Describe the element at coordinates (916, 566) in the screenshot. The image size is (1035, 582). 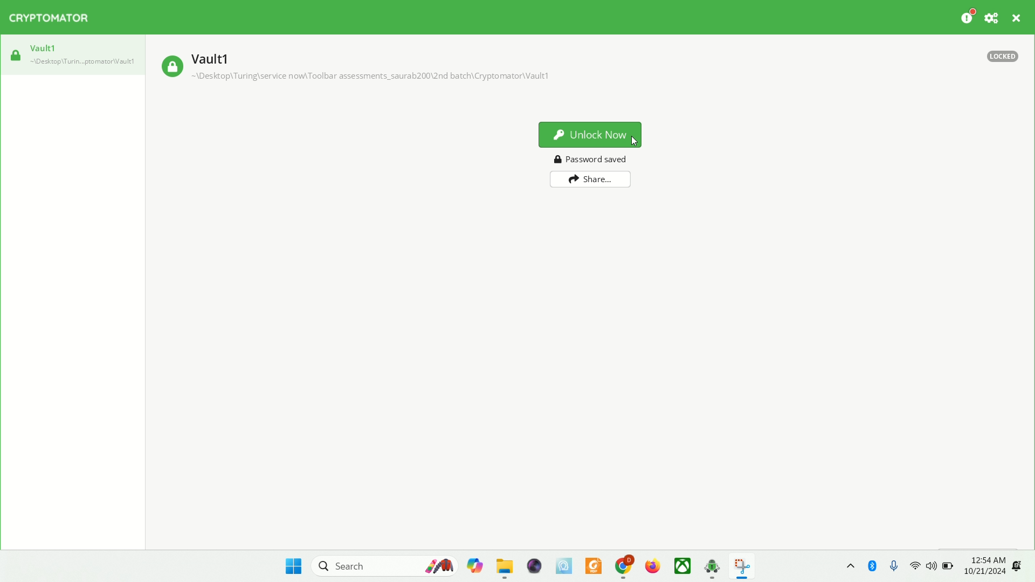
I see `wifi` at that location.